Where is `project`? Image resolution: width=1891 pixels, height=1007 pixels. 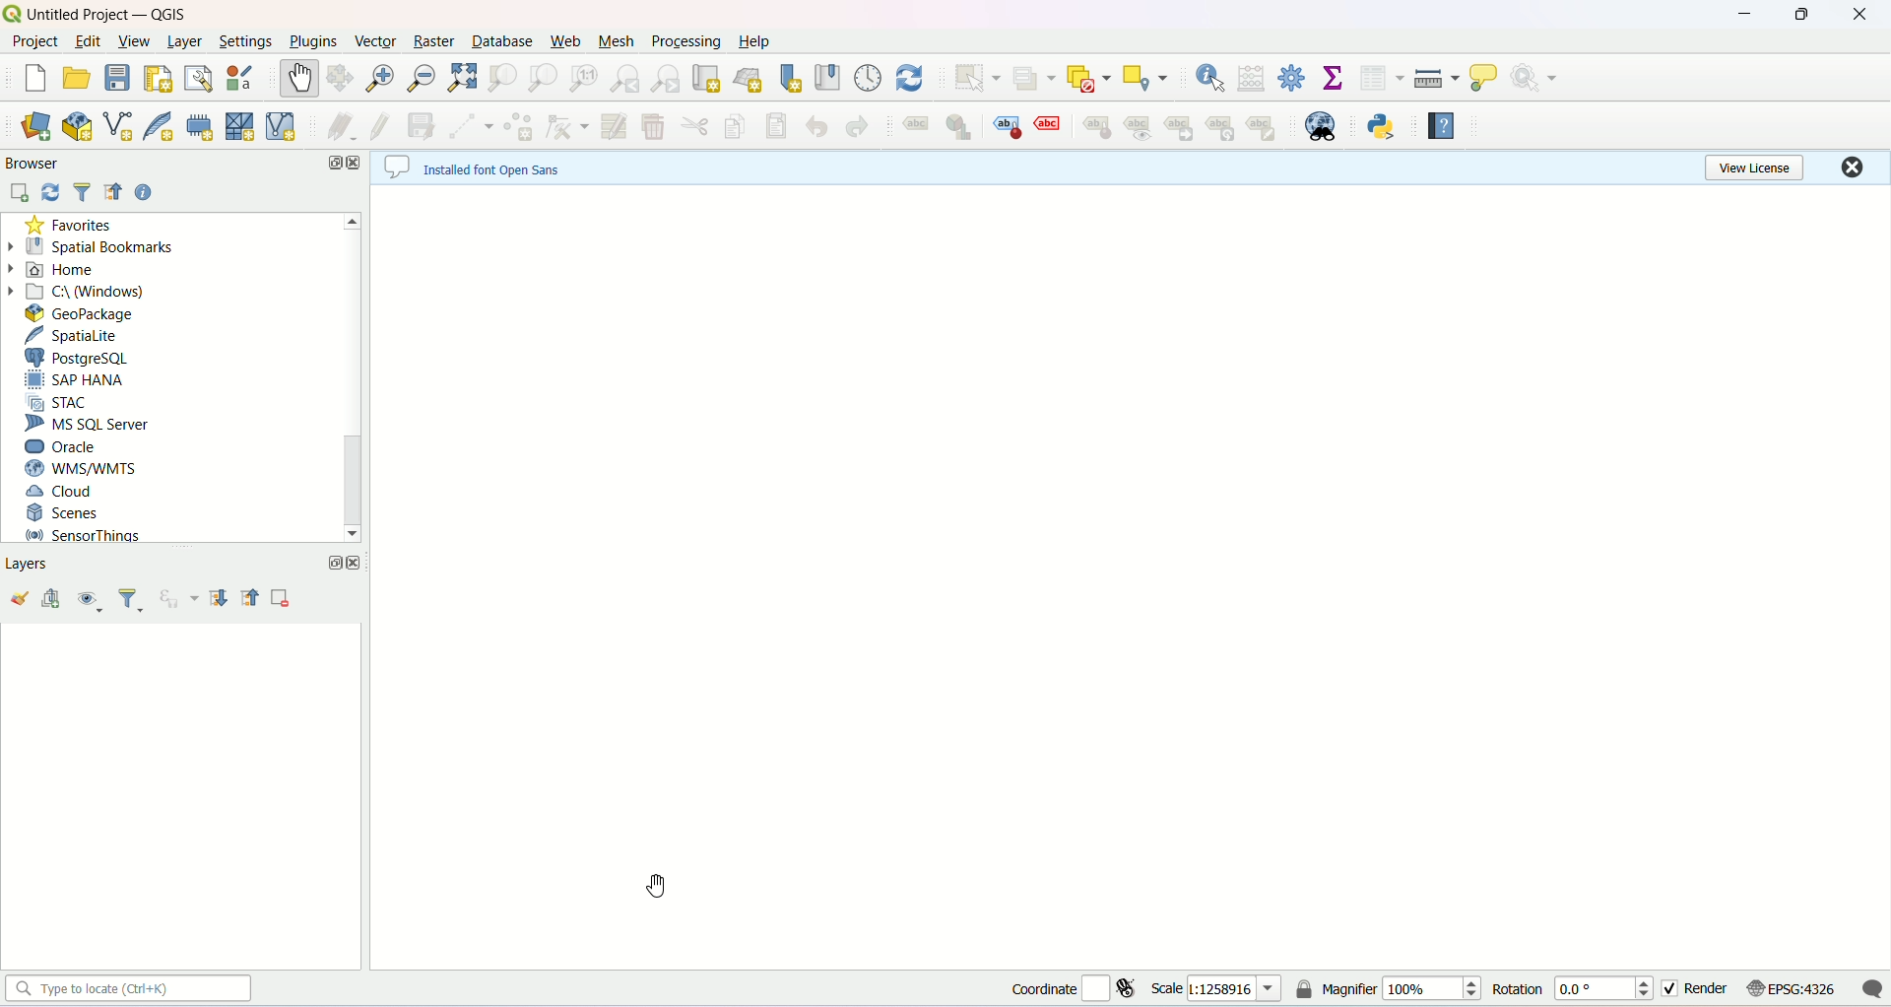
project is located at coordinates (33, 43).